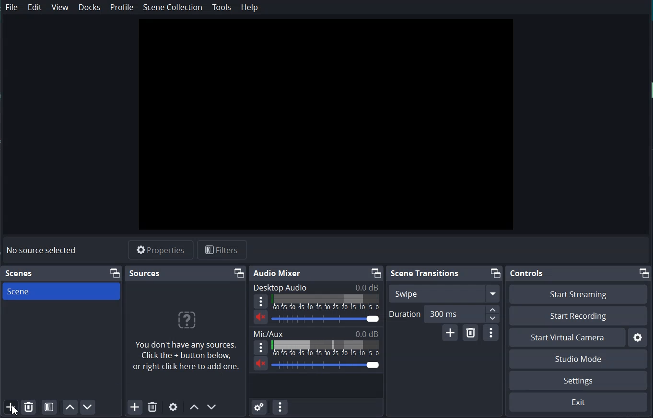 Image resolution: width=653 pixels, height=418 pixels. Describe the element at coordinates (61, 7) in the screenshot. I see `View` at that location.